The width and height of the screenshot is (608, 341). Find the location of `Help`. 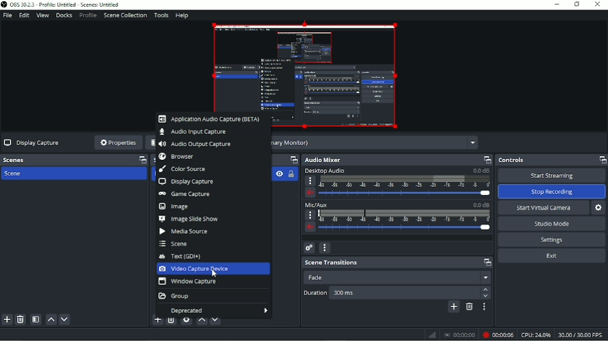

Help is located at coordinates (182, 16).